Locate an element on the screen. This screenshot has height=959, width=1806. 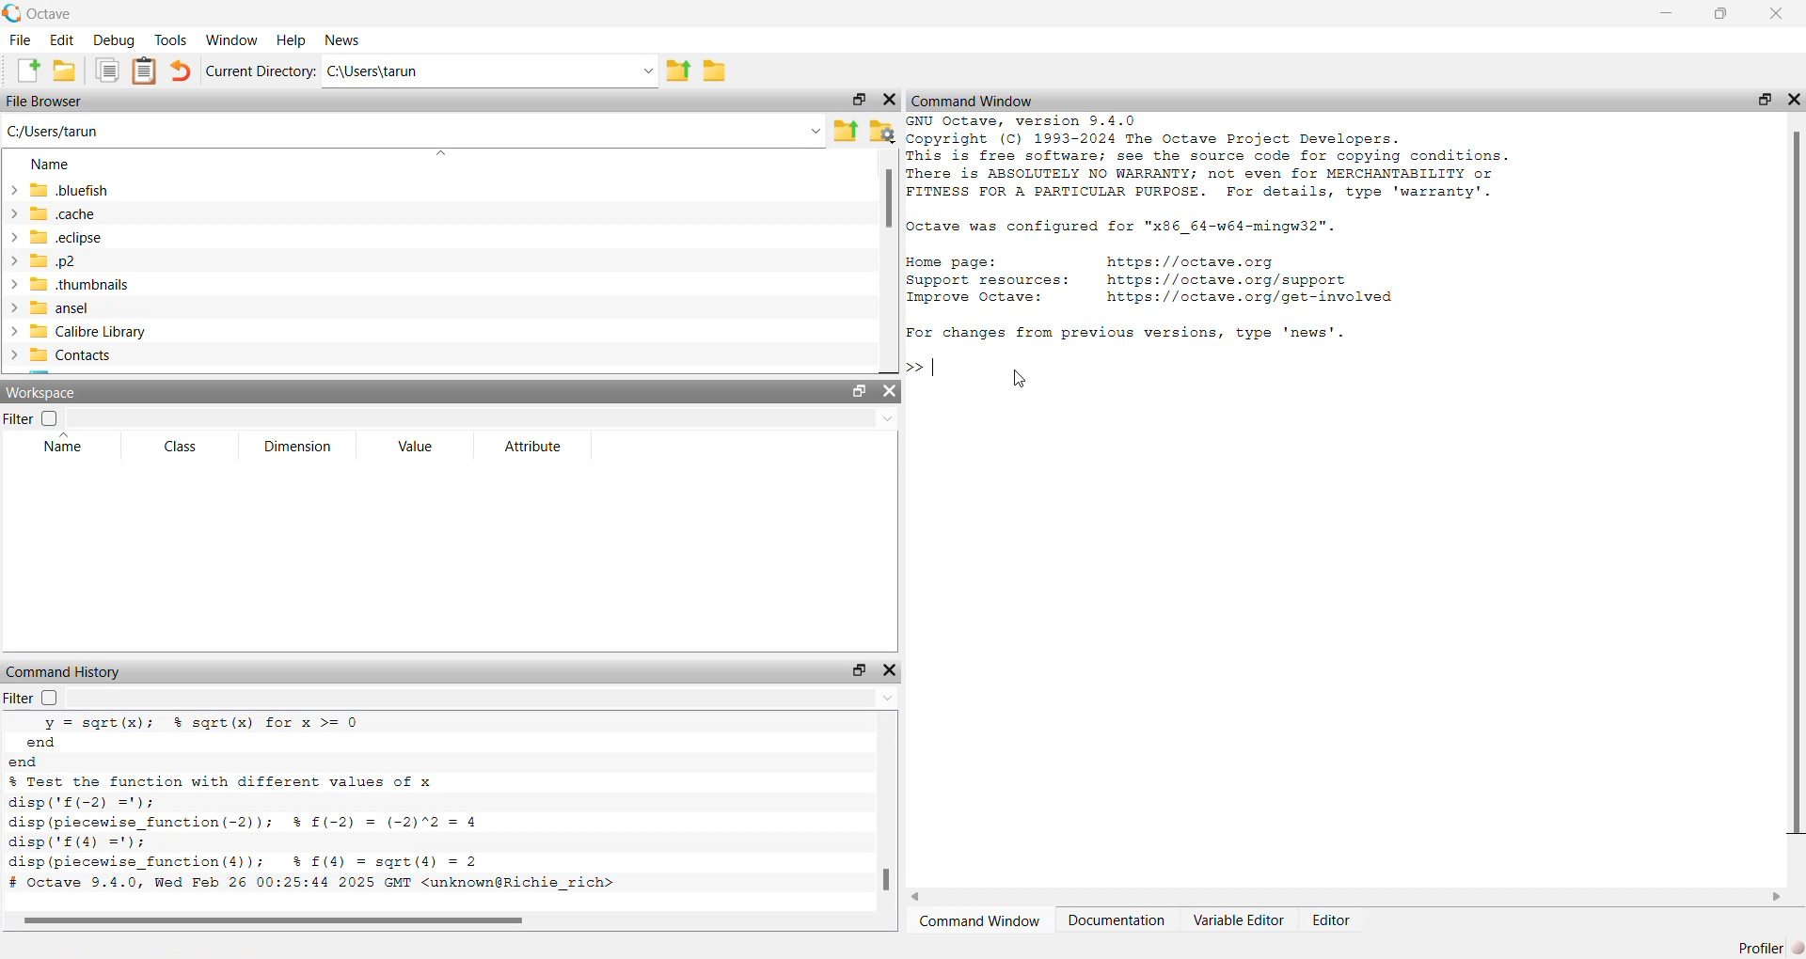
>  ansel is located at coordinates (51, 308).